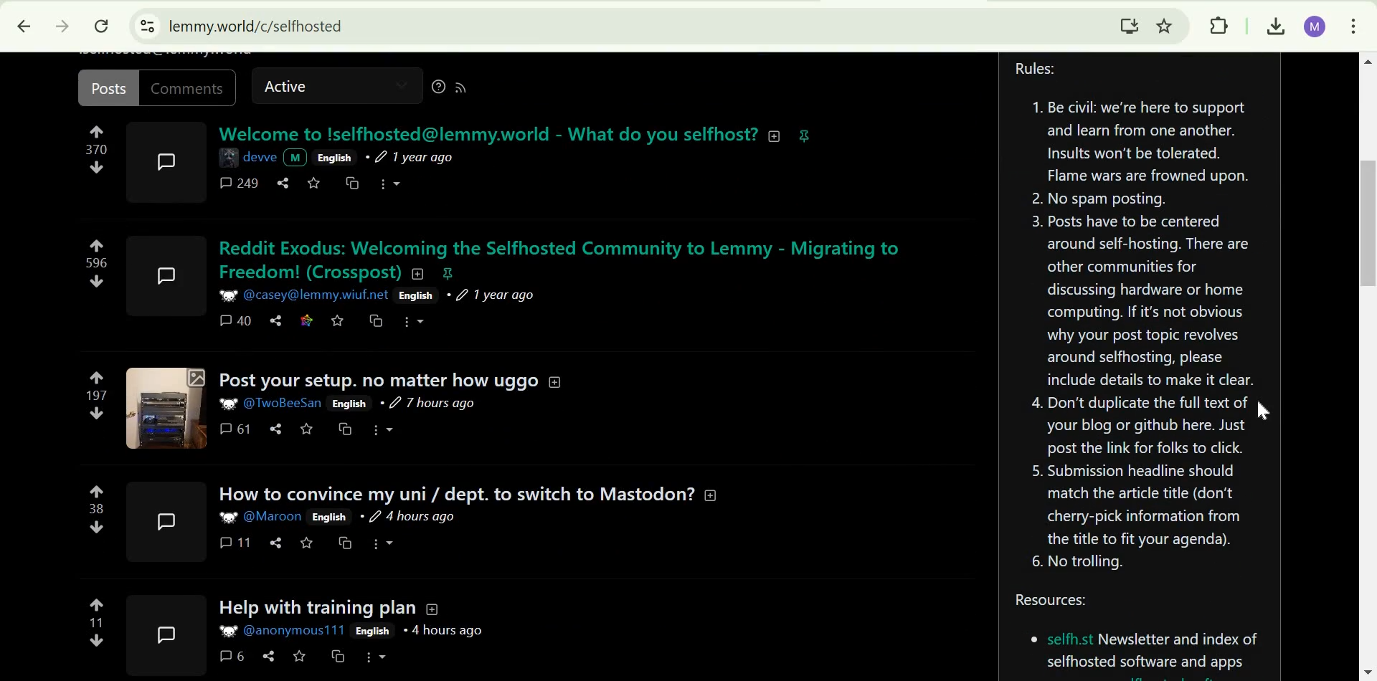 Image resolution: width=1377 pixels, height=681 pixels. I want to click on Click ti go forward, hold to see history, so click(62, 25).